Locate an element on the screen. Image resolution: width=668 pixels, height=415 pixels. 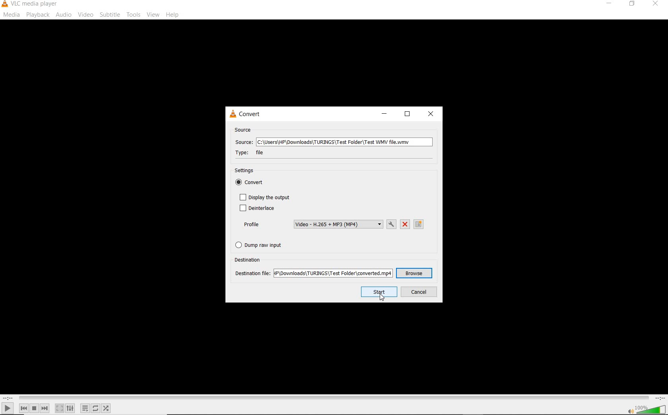
destination file:  is located at coordinates (252, 273).